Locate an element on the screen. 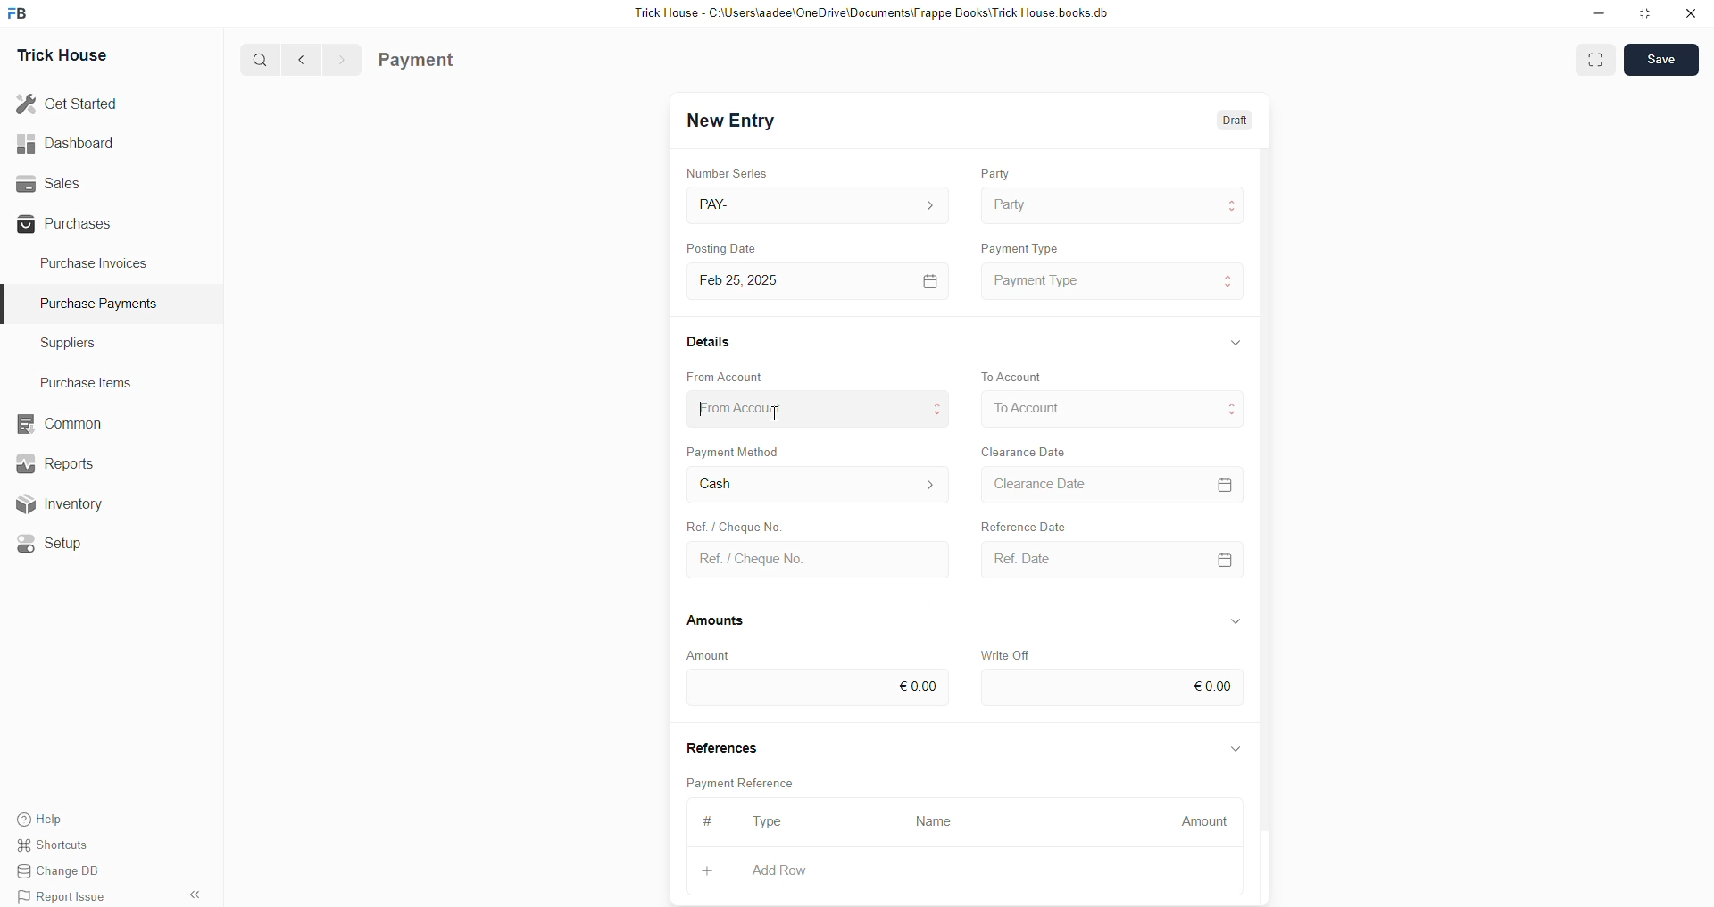  Draft is located at coordinates (1236, 121).